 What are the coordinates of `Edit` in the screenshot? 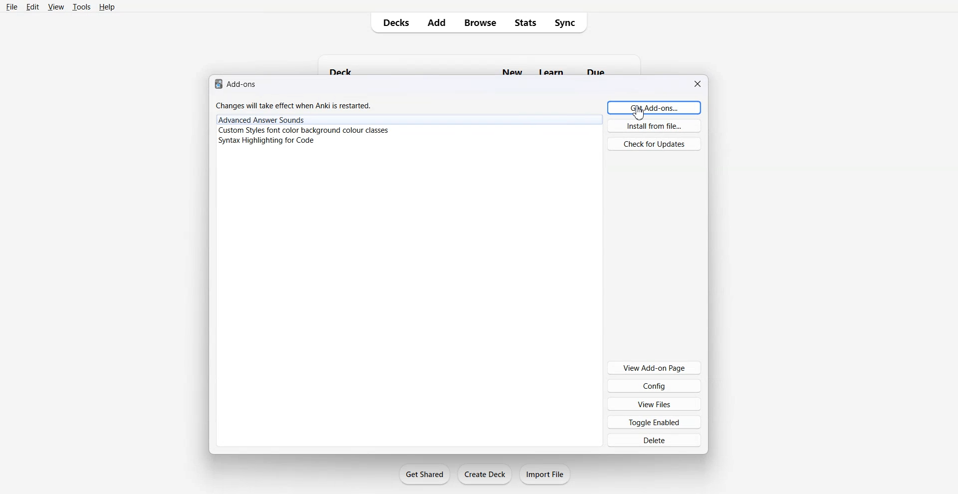 It's located at (32, 6).